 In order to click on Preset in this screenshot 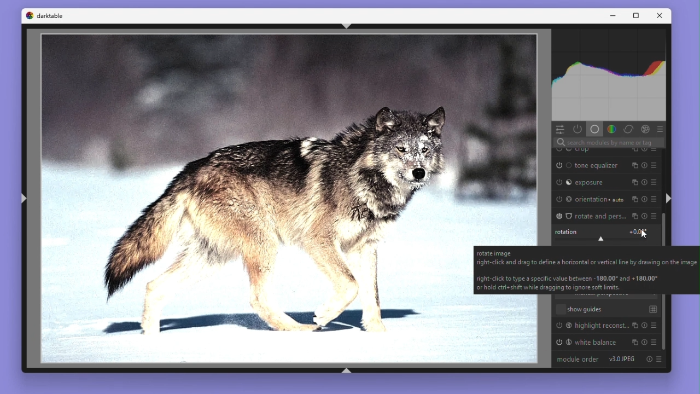, I will do `click(661, 362)`.